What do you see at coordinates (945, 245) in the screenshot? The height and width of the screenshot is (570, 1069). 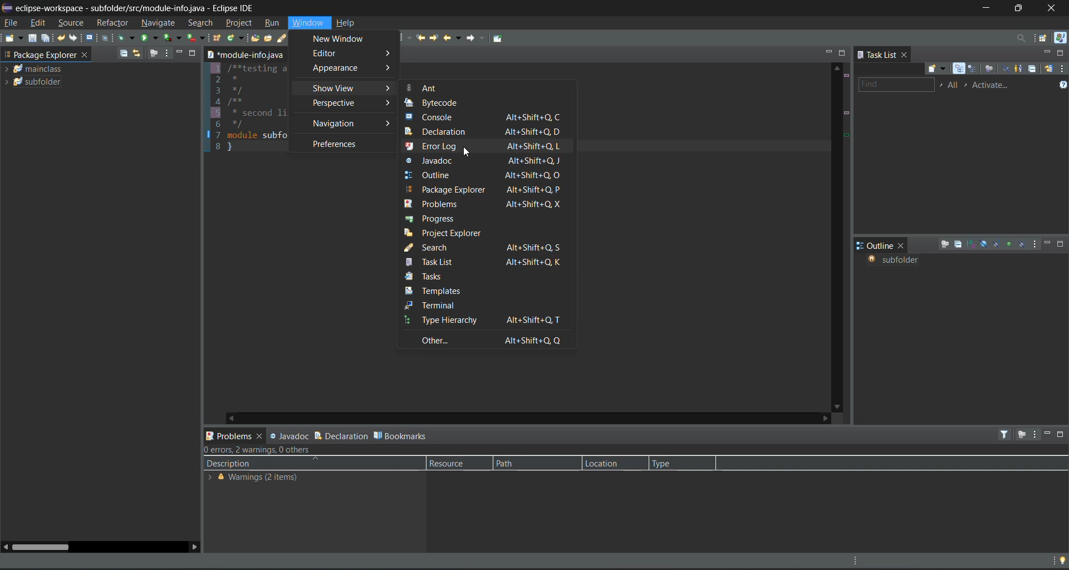 I see `focus on active task` at bounding box center [945, 245].